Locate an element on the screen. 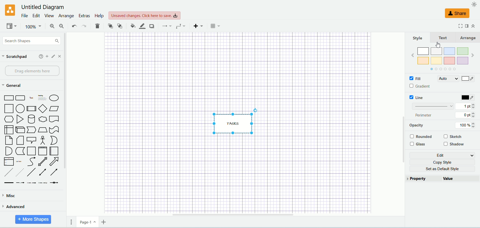 This screenshot has width=480, height=228. insert page is located at coordinates (103, 222).